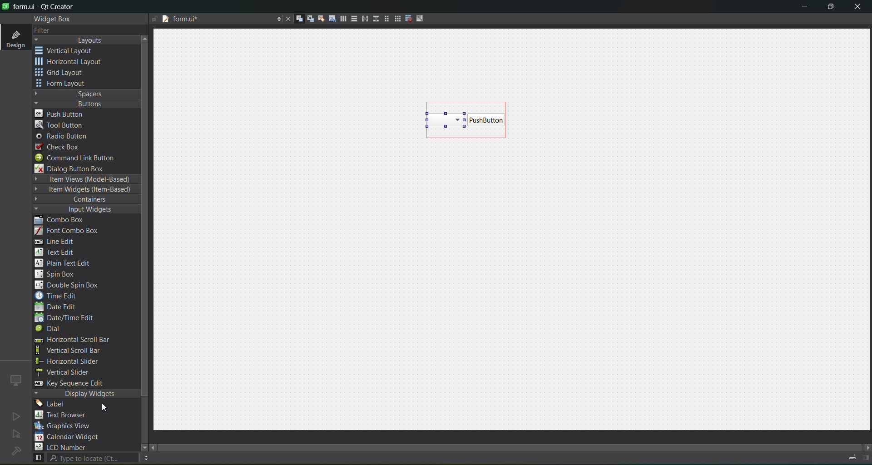 Image resolution: width=872 pixels, height=465 pixels. I want to click on options, so click(276, 20).